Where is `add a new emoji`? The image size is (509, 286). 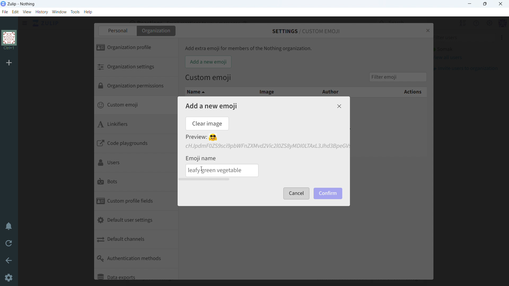 add a new emoji is located at coordinates (208, 62).